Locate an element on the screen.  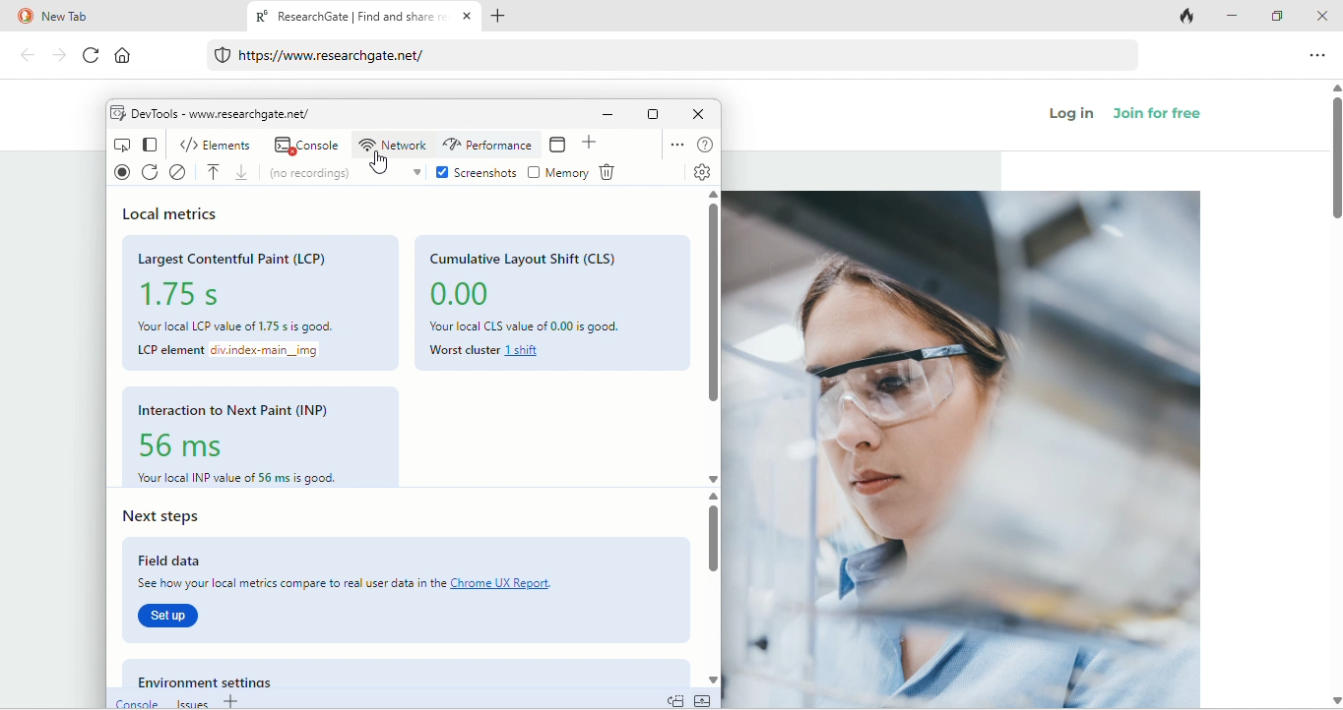
network is located at coordinates (393, 146).